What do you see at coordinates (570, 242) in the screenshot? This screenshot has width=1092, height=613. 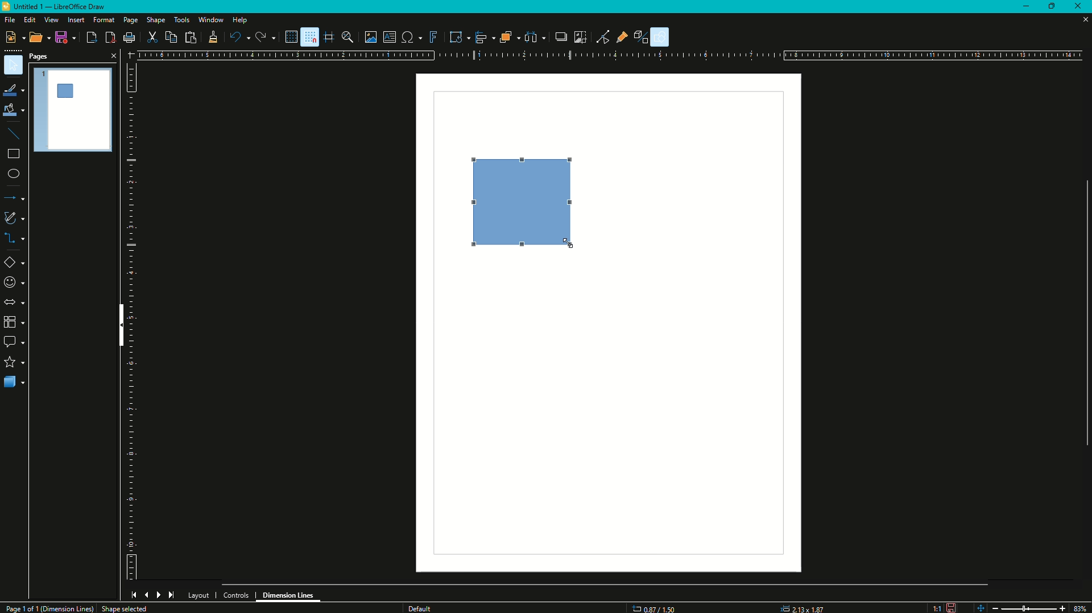 I see `Cursor` at bounding box center [570, 242].